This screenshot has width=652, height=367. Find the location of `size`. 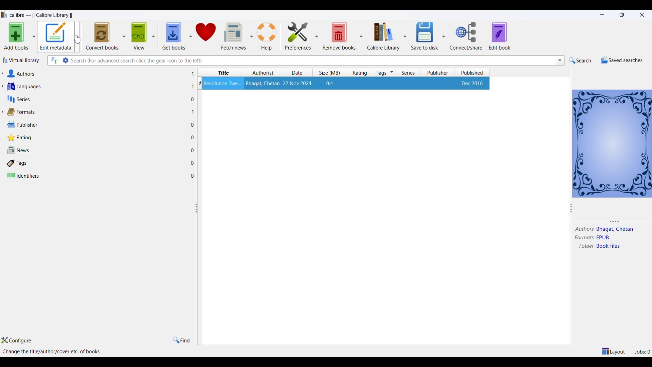

size is located at coordinates (328, 73).